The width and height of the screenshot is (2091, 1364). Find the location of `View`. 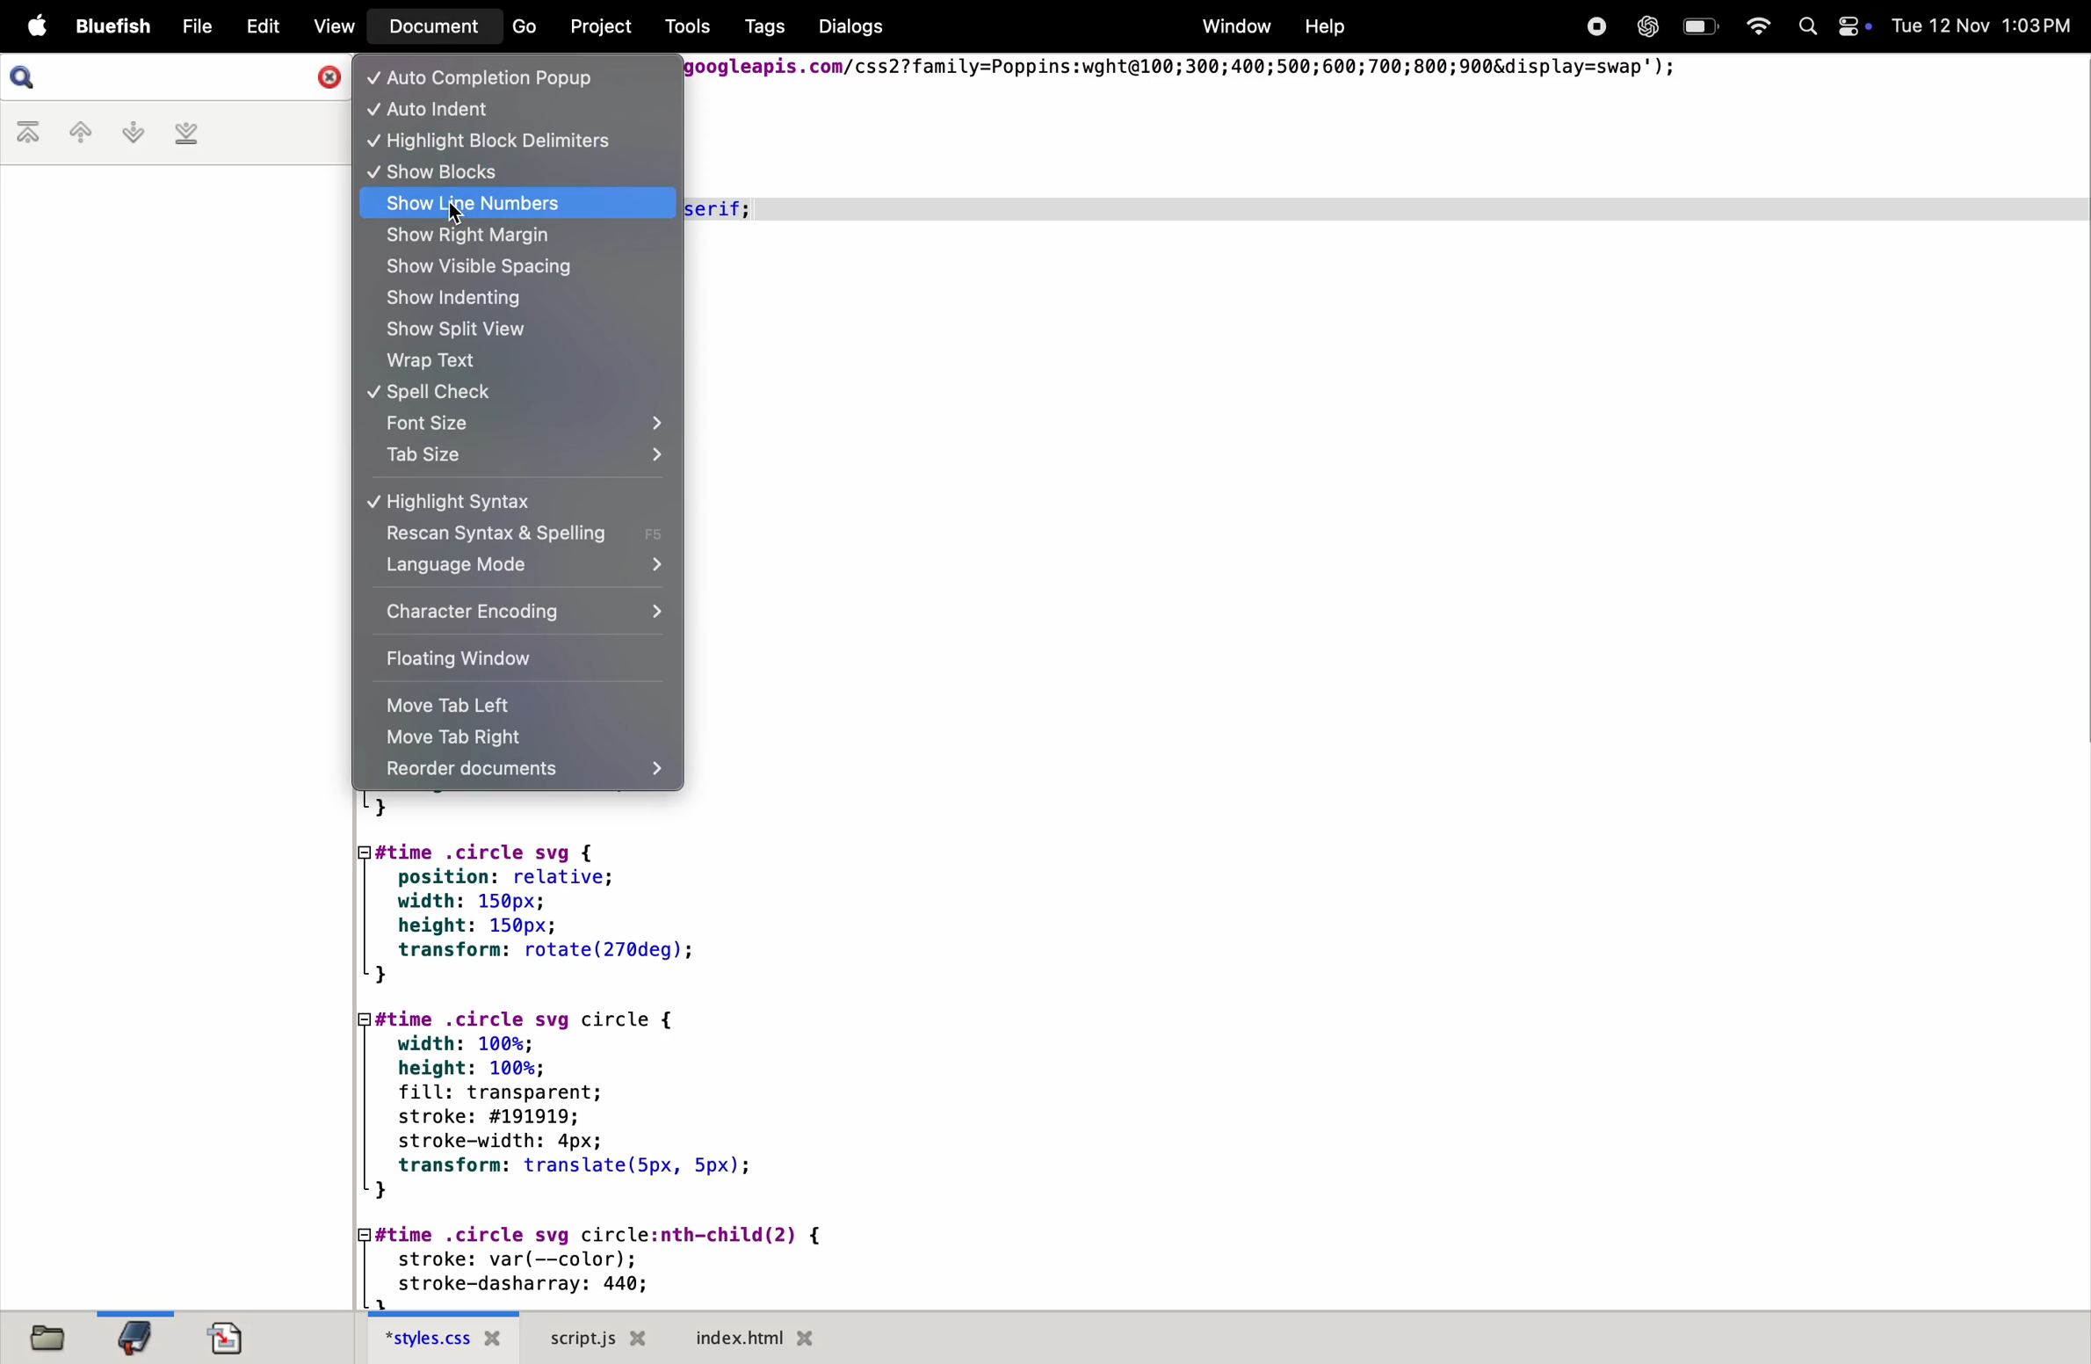

View is located at coordinates (329, 25).